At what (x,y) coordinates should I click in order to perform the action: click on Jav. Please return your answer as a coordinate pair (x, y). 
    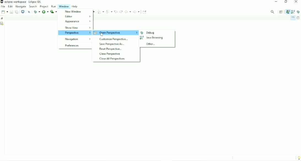
    Looking at the image, I should click on (287, 12).